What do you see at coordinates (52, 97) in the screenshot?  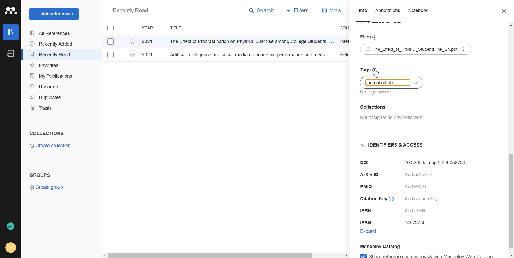 I see `Duplicates` at bounding box center [52, 97].